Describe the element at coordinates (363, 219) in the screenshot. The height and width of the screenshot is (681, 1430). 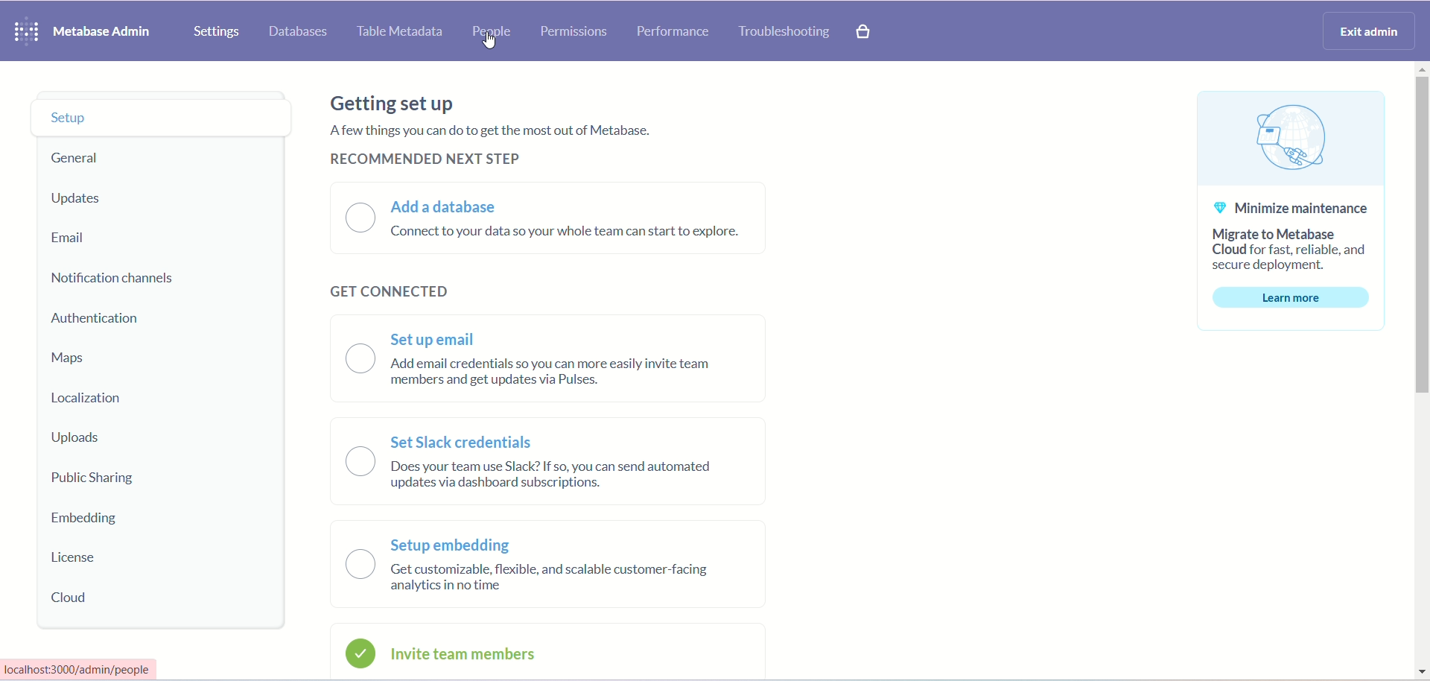
I see `toggle button` at that location.